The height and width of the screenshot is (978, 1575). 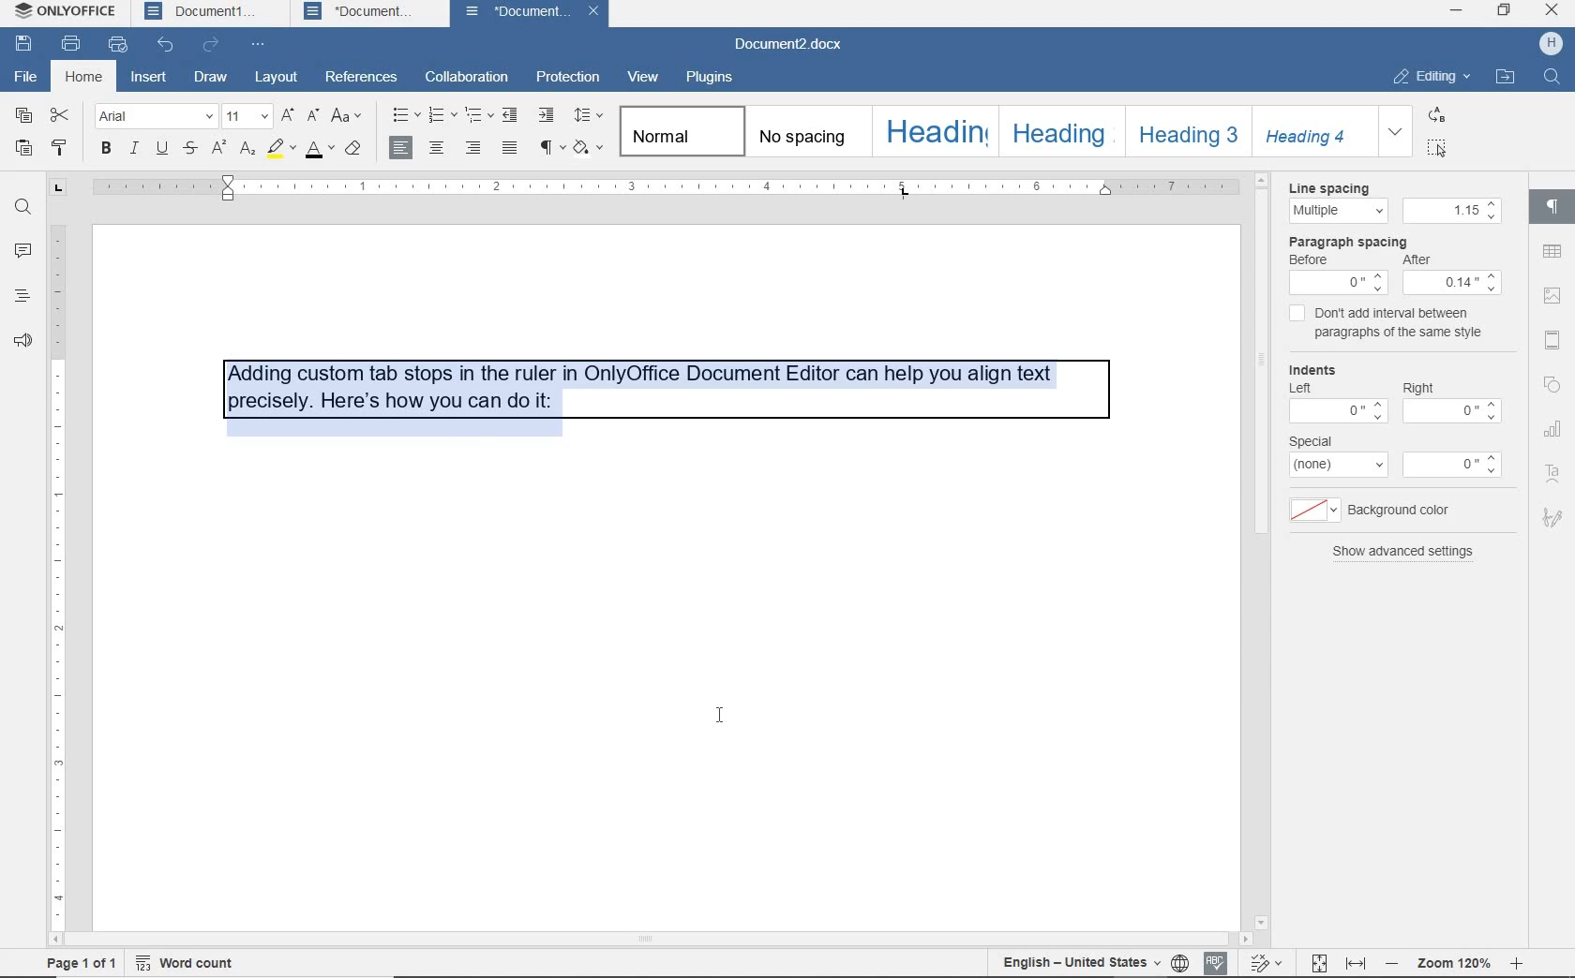 What do you see at coordinates (1306, 389) in the screenshot?
I see `Left` at bounding box center [1306, 389].